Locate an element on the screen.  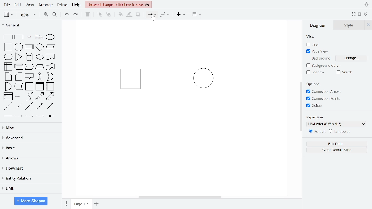
Vertical scrollbar is located at coordinates (301, 107).